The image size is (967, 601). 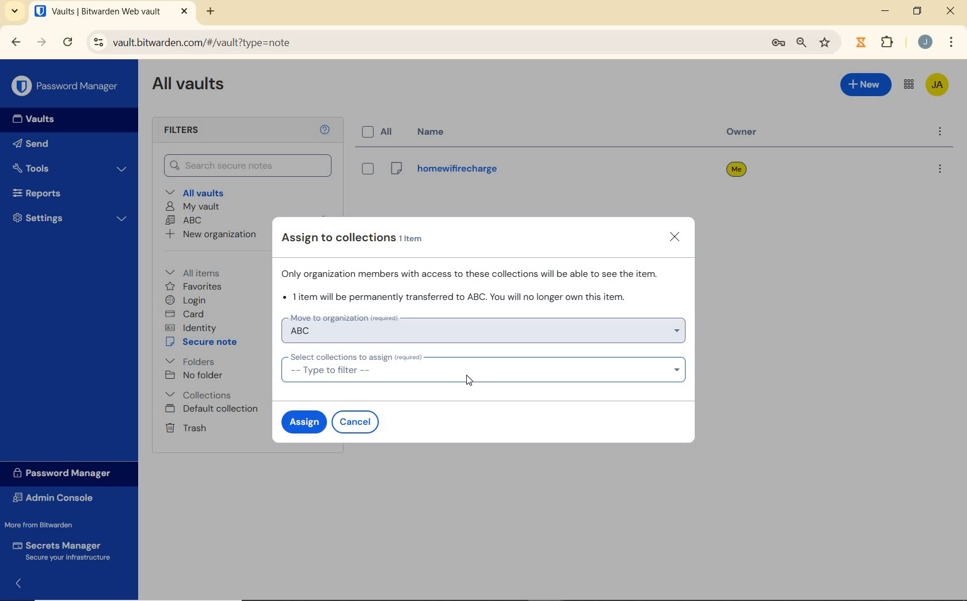 What do you see at coordinates (859, 43) in the screenshot?
I see `extensions` at bounding box center [859, 43].